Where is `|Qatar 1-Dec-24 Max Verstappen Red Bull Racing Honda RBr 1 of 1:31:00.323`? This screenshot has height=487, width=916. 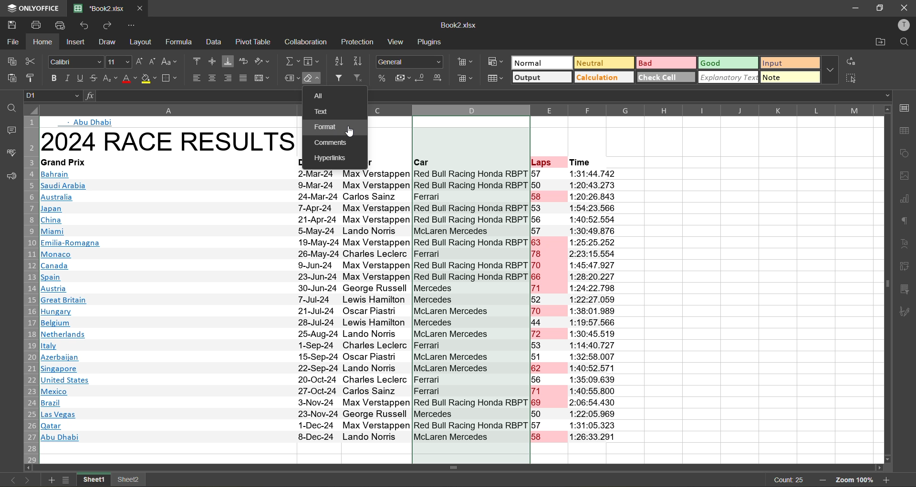 |Qatar 1-Dec-24 Max Verstappen Red Bull Racing Honda RBr 1 of 1:31:00.323 is located at coordinates (332, 426).